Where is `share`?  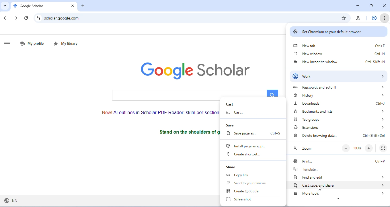 share is located at coordinates (233, 167).